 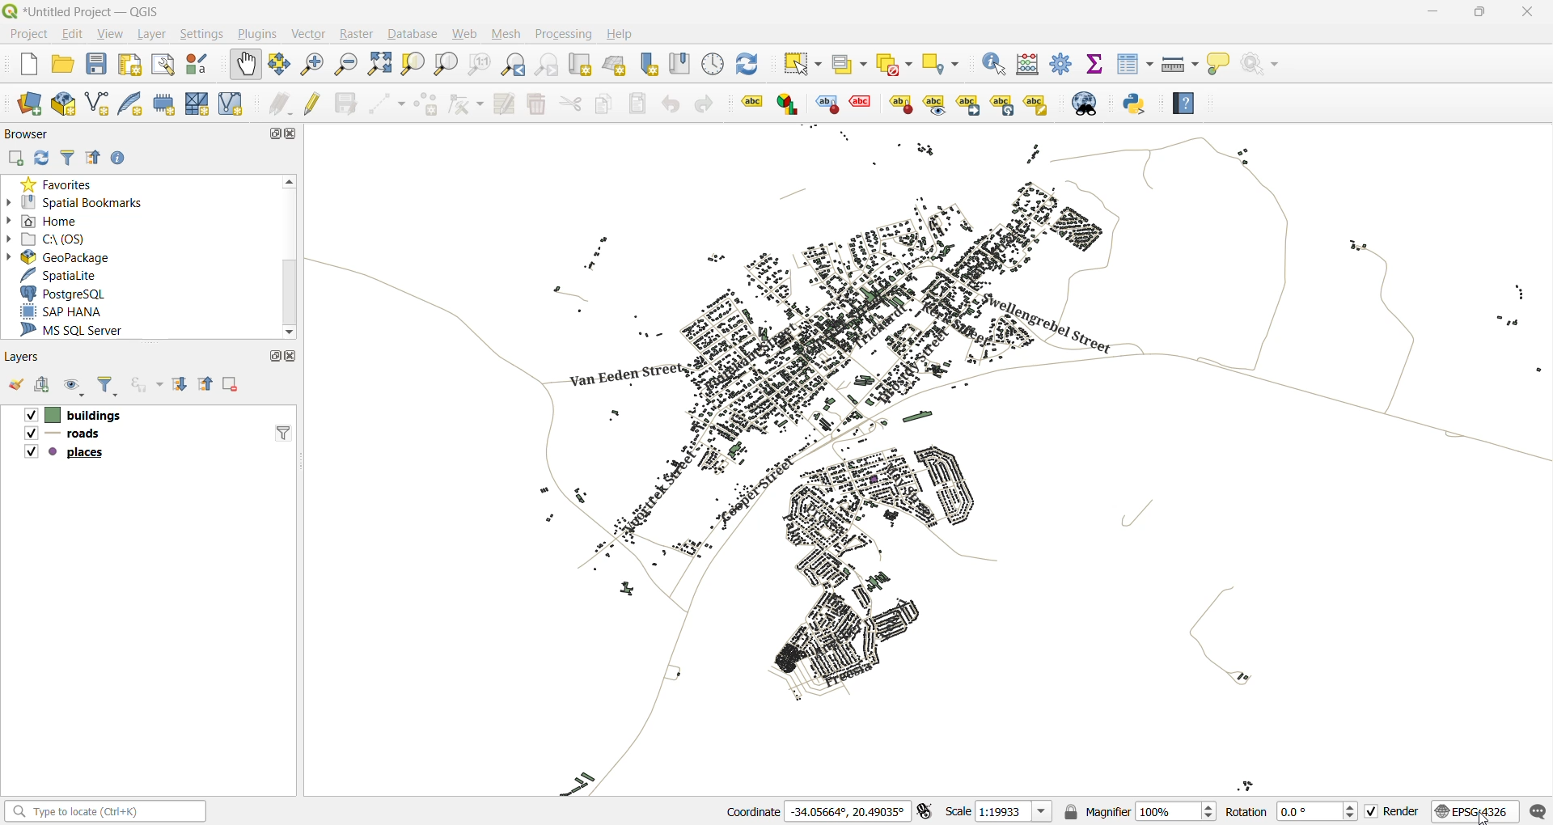 I want to click on help, so click(x=620, y=34).